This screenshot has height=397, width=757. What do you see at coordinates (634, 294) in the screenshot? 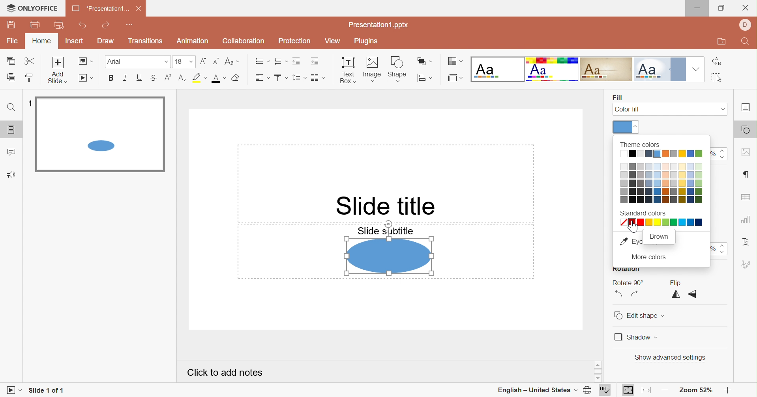
I see `Rotate 90° Clockwise` at bounding box center [634, 294].